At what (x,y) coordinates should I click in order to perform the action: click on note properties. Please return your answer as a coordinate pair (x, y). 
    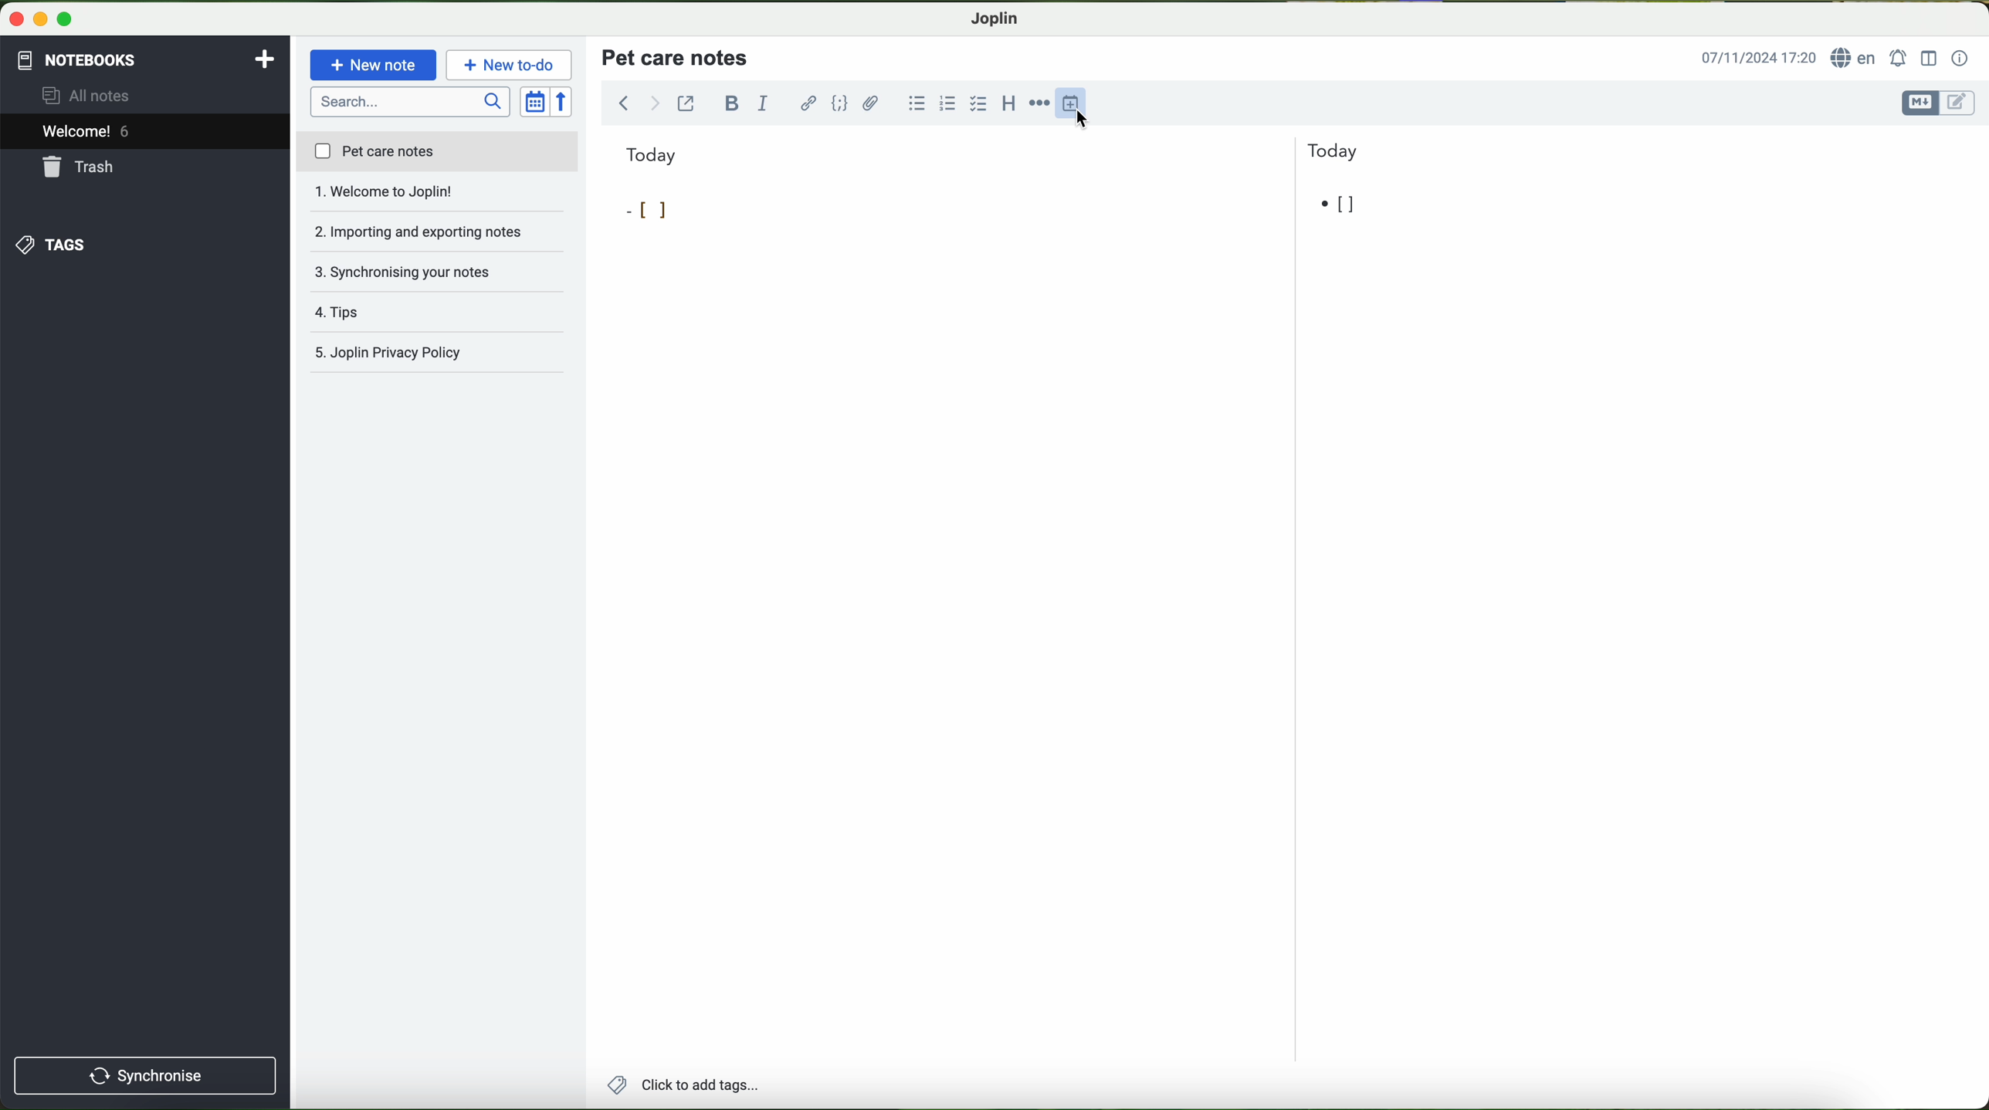
    Looking at the image, I should click on (1960, 59).